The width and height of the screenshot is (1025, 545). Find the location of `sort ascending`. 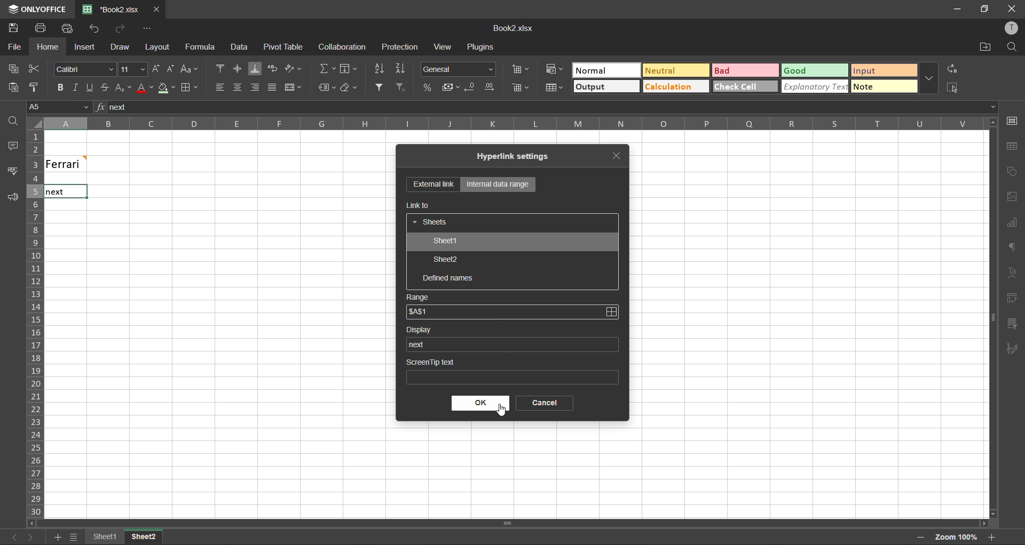

sort ascending is located at coordinates (380, 68).